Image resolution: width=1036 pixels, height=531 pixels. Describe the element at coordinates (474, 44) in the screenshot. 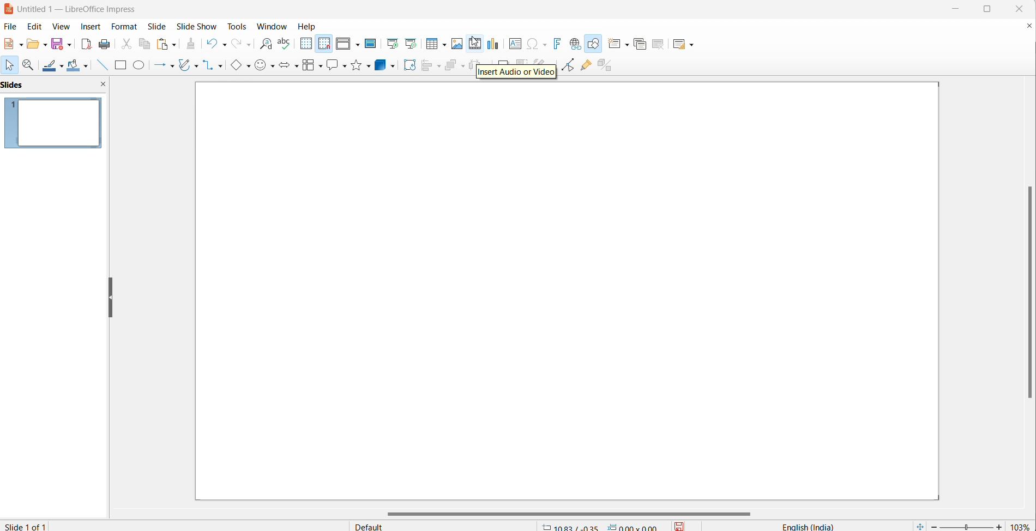

I see `insert audio or video` at that location.